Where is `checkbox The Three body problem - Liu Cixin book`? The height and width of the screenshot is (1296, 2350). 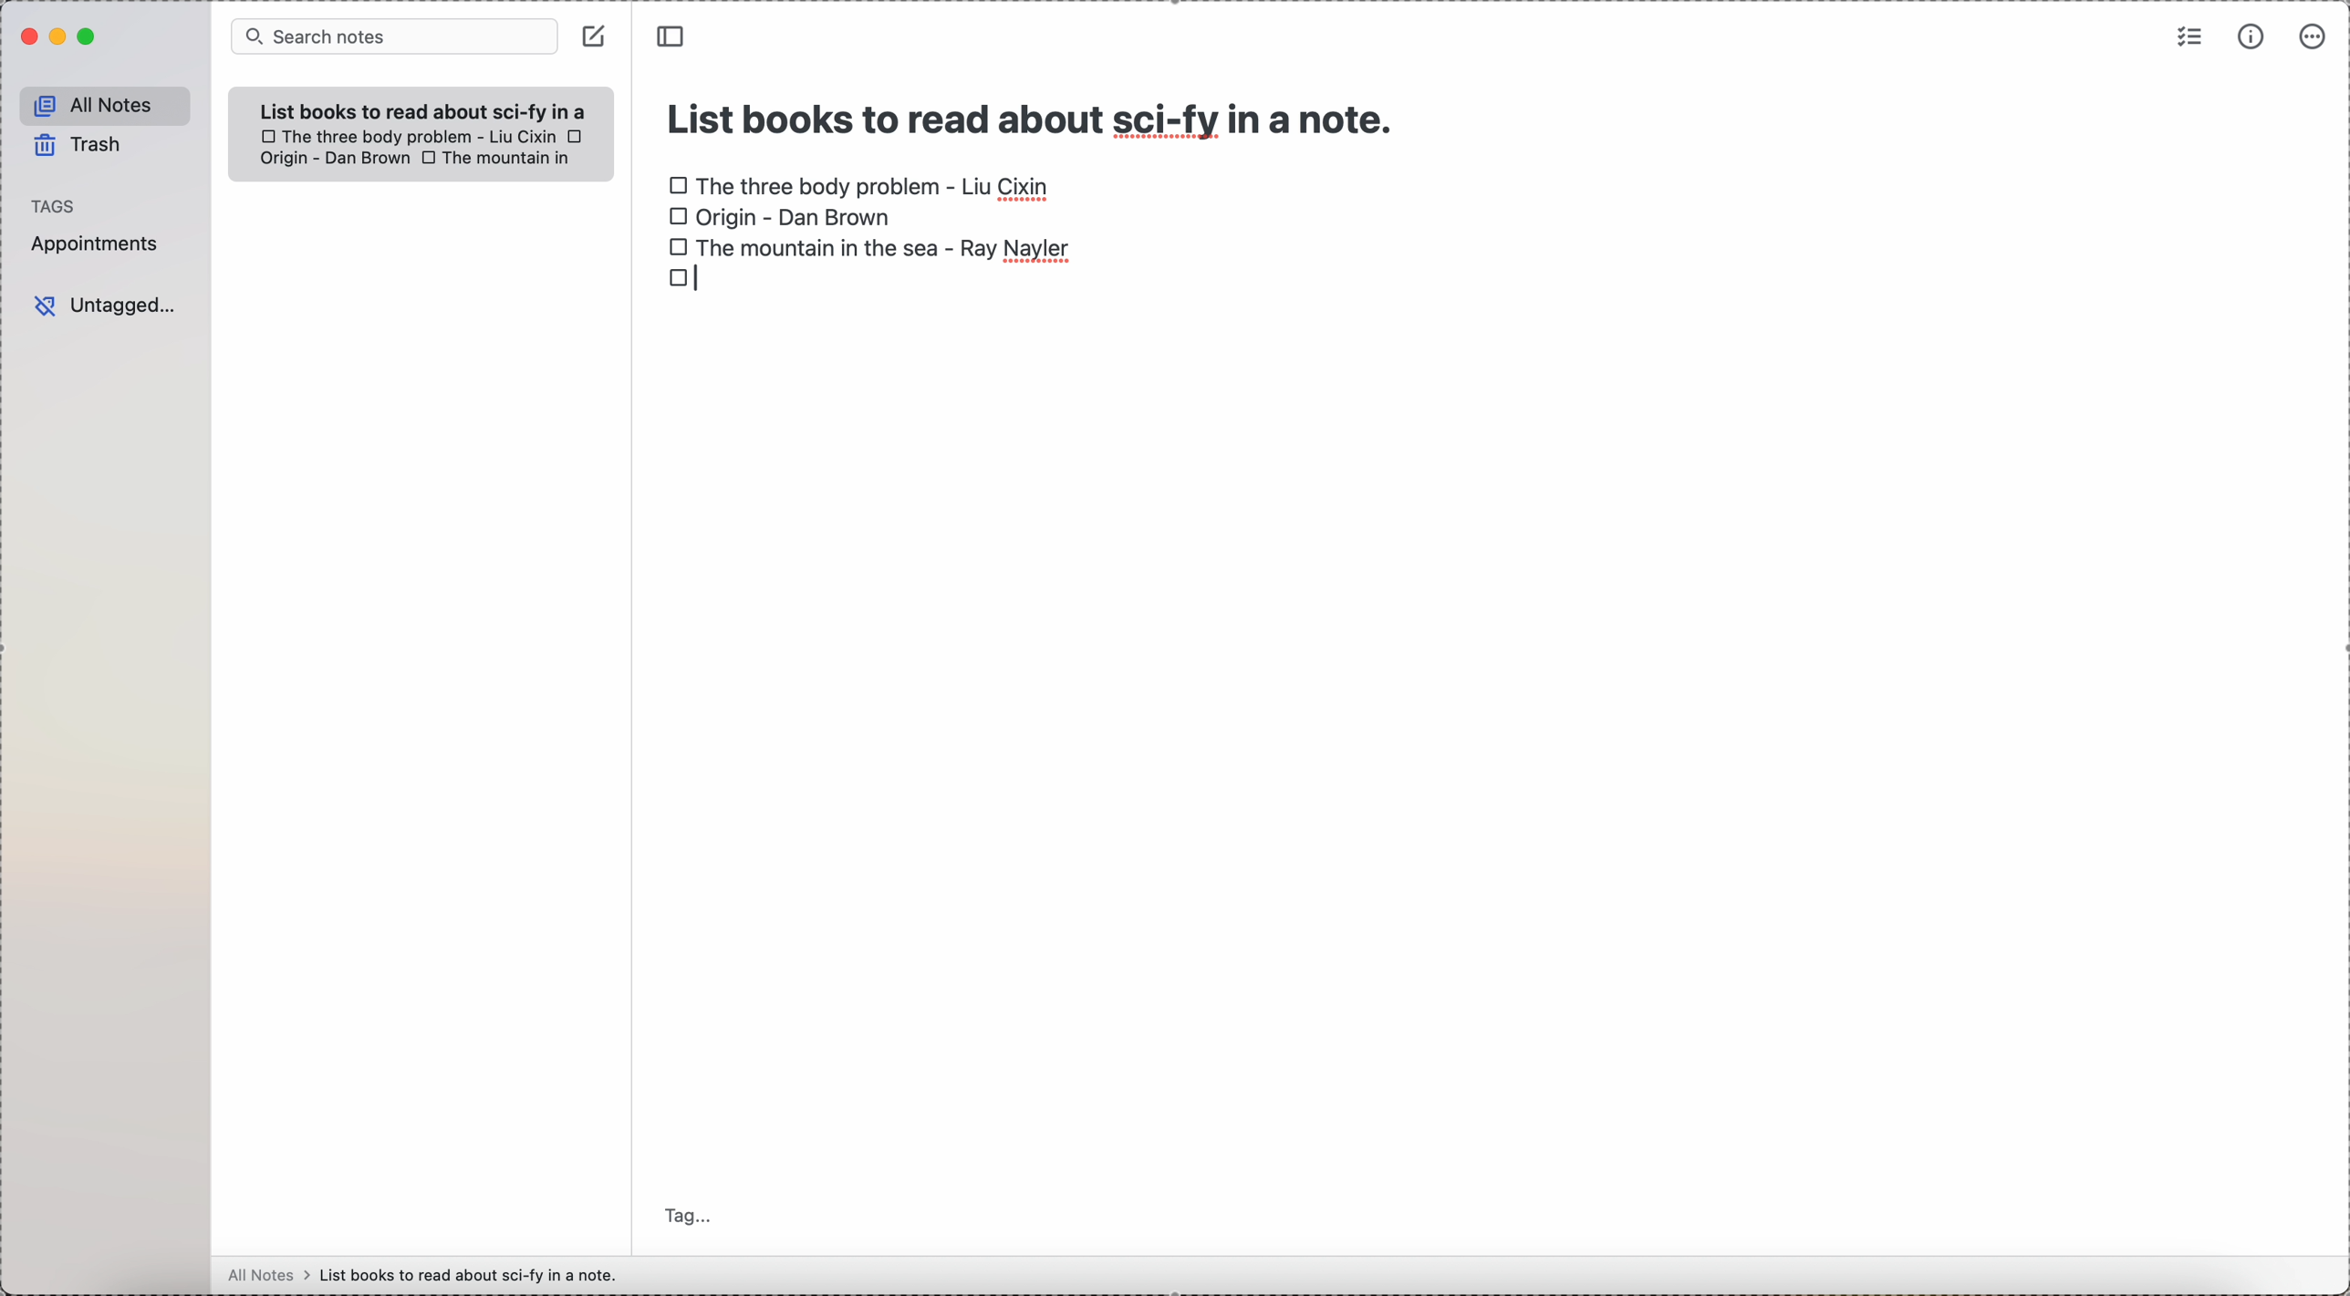
checkbox The Three body problem - Liu Cixin book is located at coordinates (861, 181).